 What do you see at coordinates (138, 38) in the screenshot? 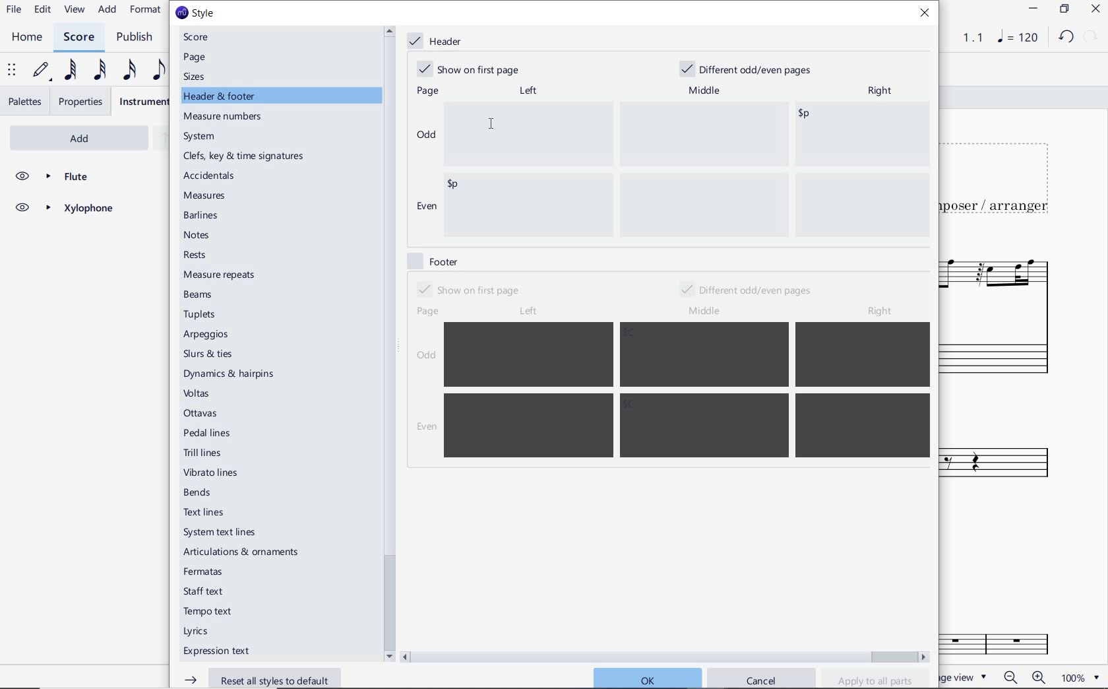
I see `PUBLISH` at bounding box center [138, 38].